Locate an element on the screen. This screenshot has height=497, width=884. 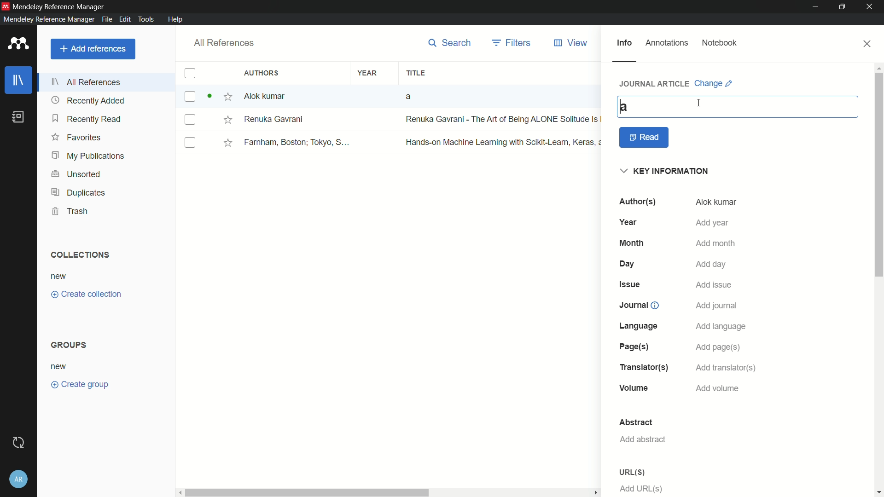
sync is located at coordinates (20, 443).